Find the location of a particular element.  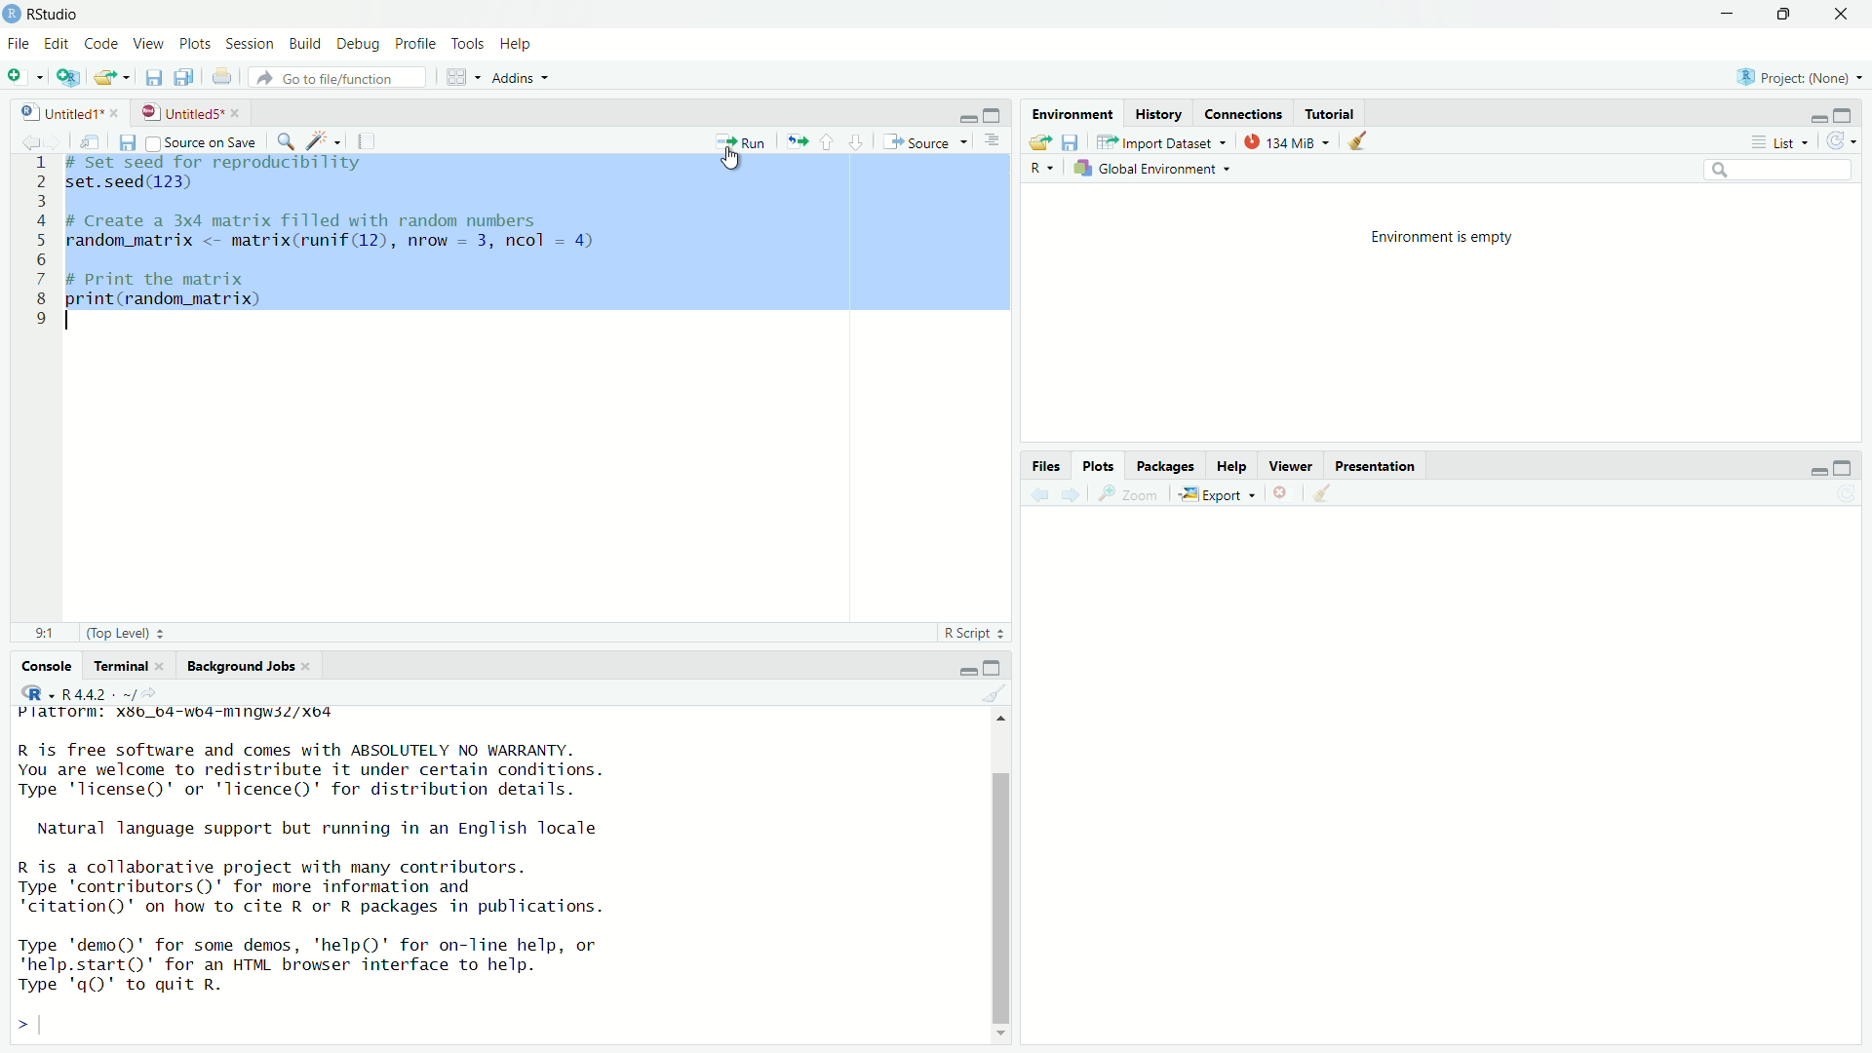

notes is located at coordinates (367, 136).